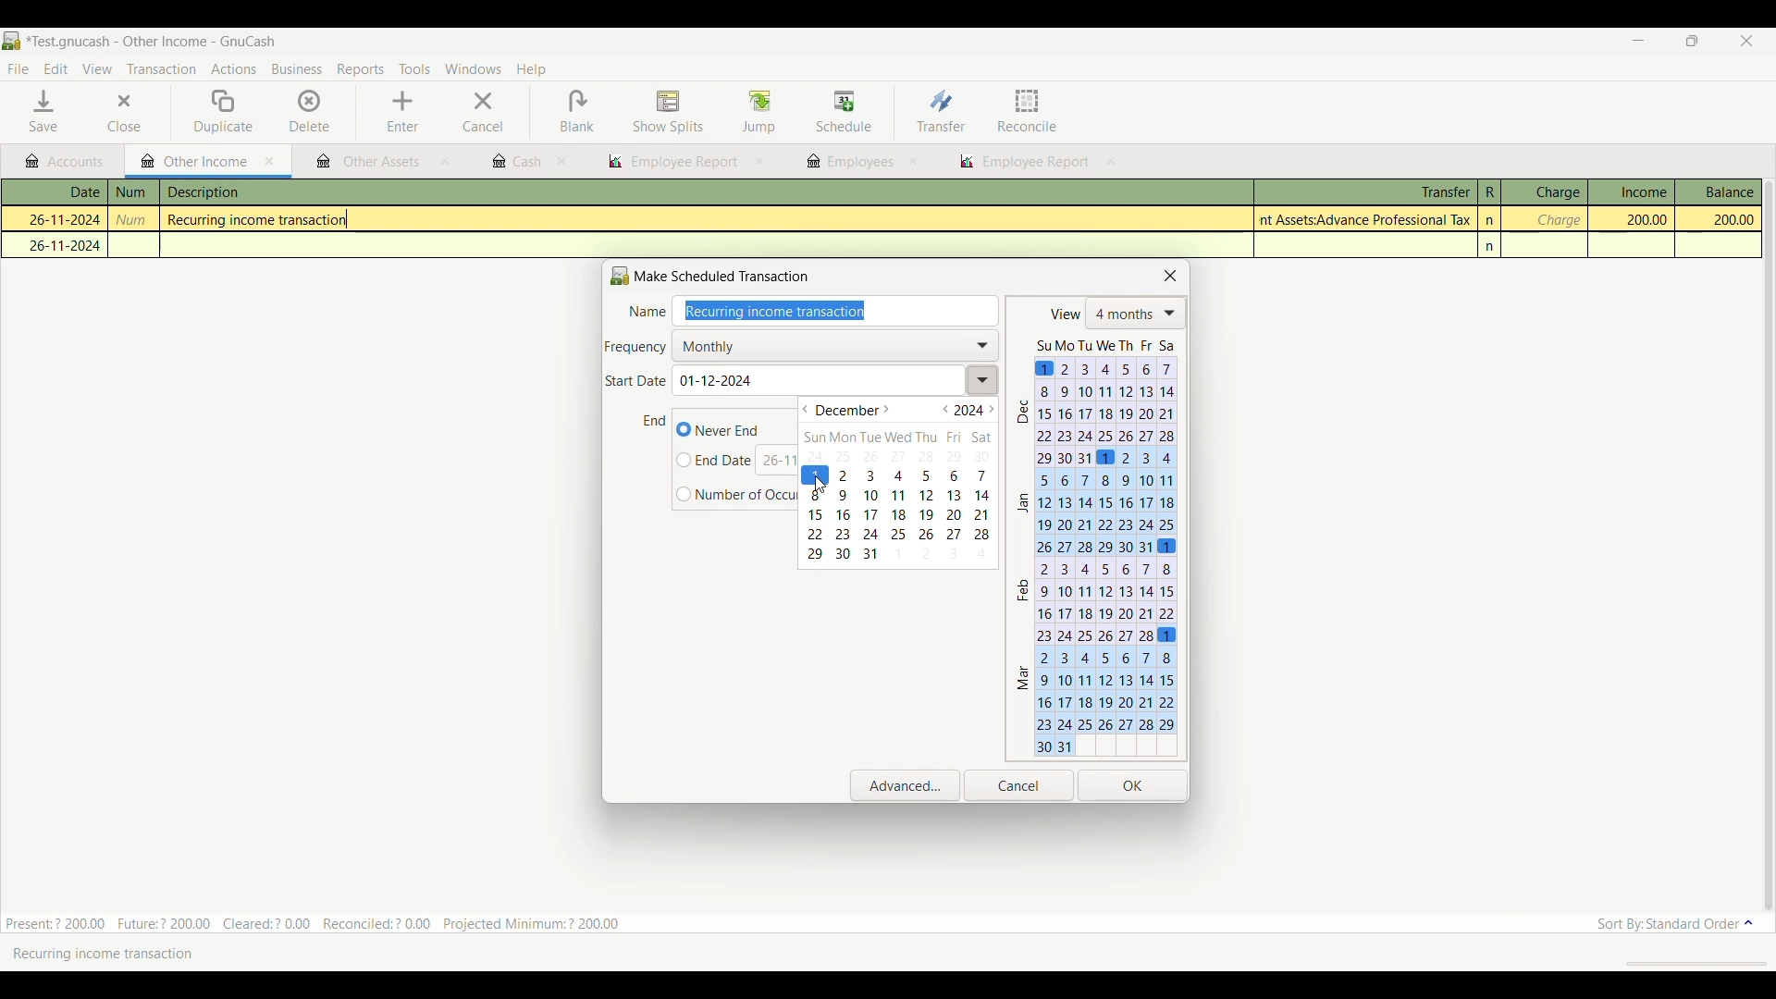 This screenshot has width=1776, height=999. Describe the element at coordinates (299, 193) in the screenshot. I see `description` at that location.